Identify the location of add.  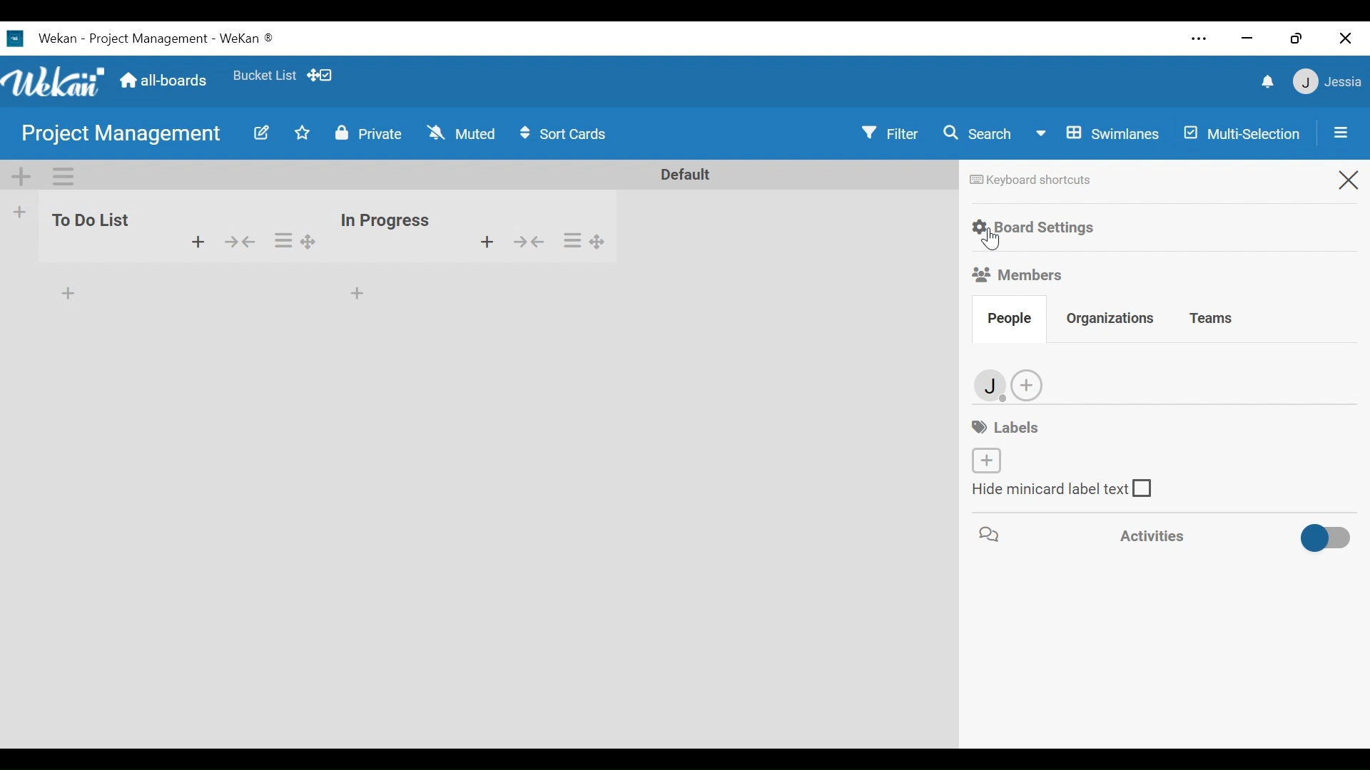
(357, 297).